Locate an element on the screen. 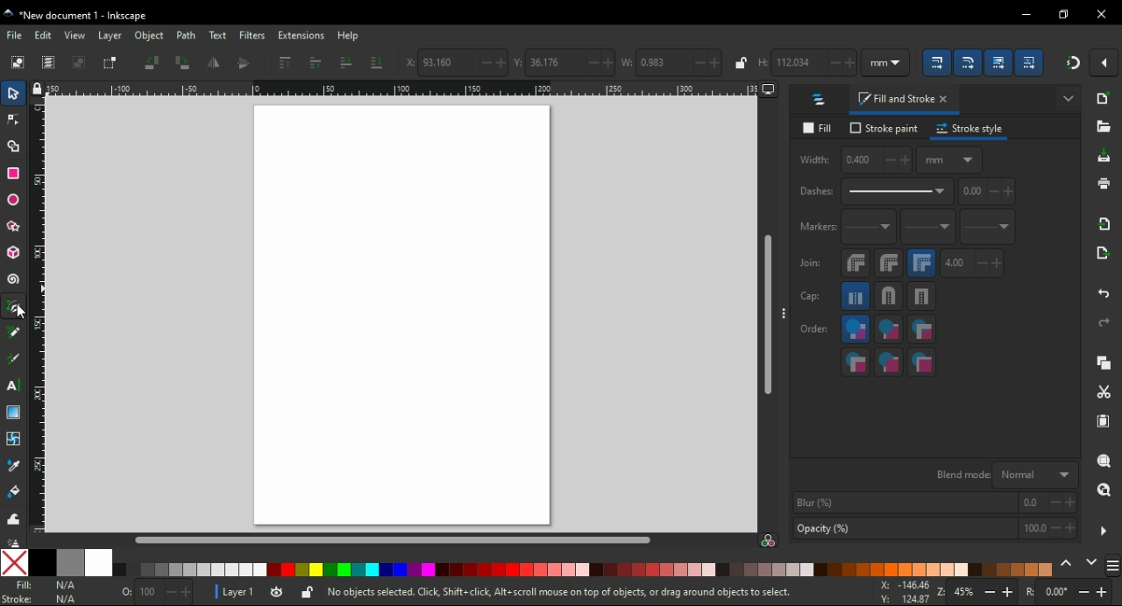 The image size is (1122, 606). filters is located at coordinates (253, 37).